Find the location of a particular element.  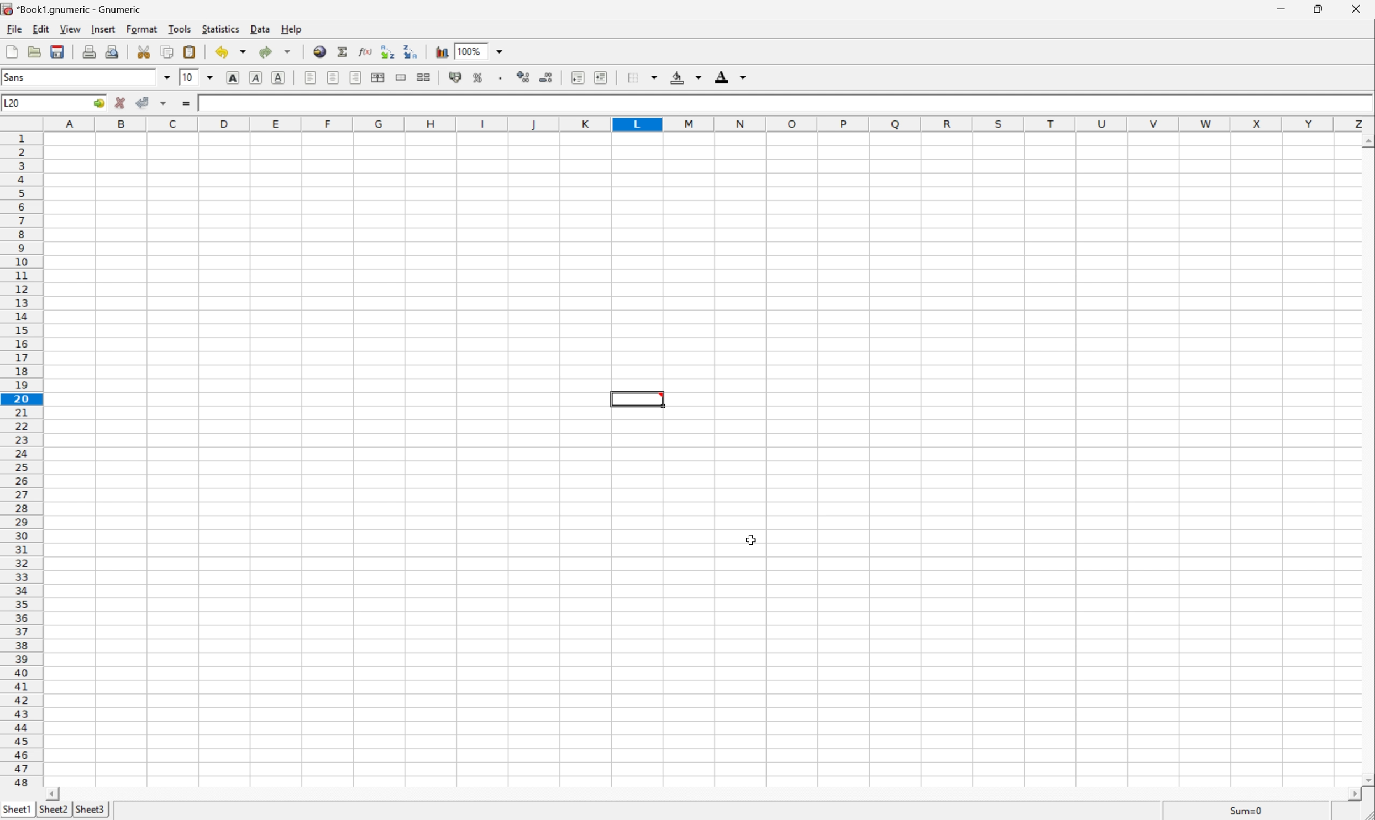

Bold is located at coordinates (231, 77).